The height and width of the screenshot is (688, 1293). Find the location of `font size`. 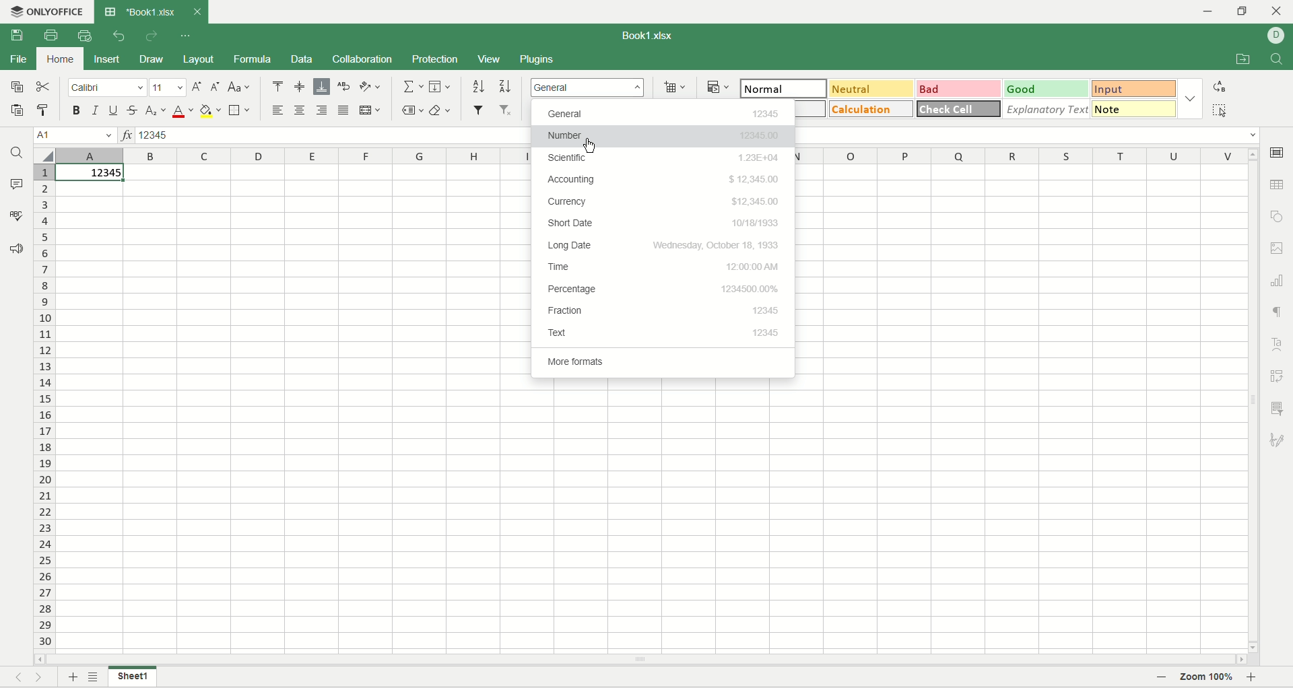

font size is located at coordinates (166, 88).